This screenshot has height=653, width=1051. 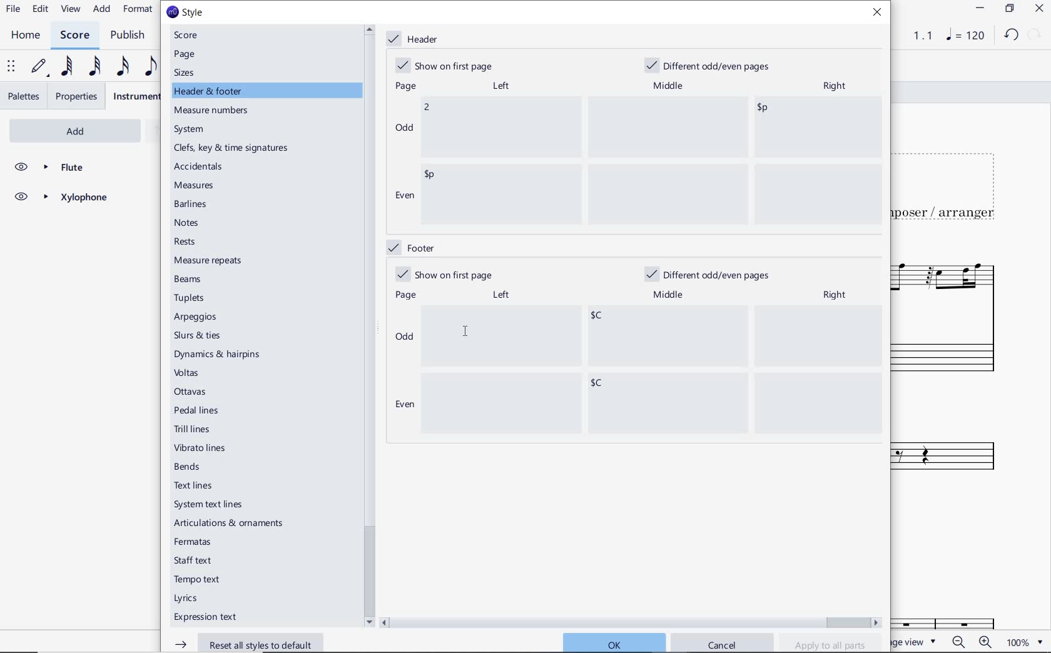 I want to click on PLAY TIME, so click(x=915, y=36).